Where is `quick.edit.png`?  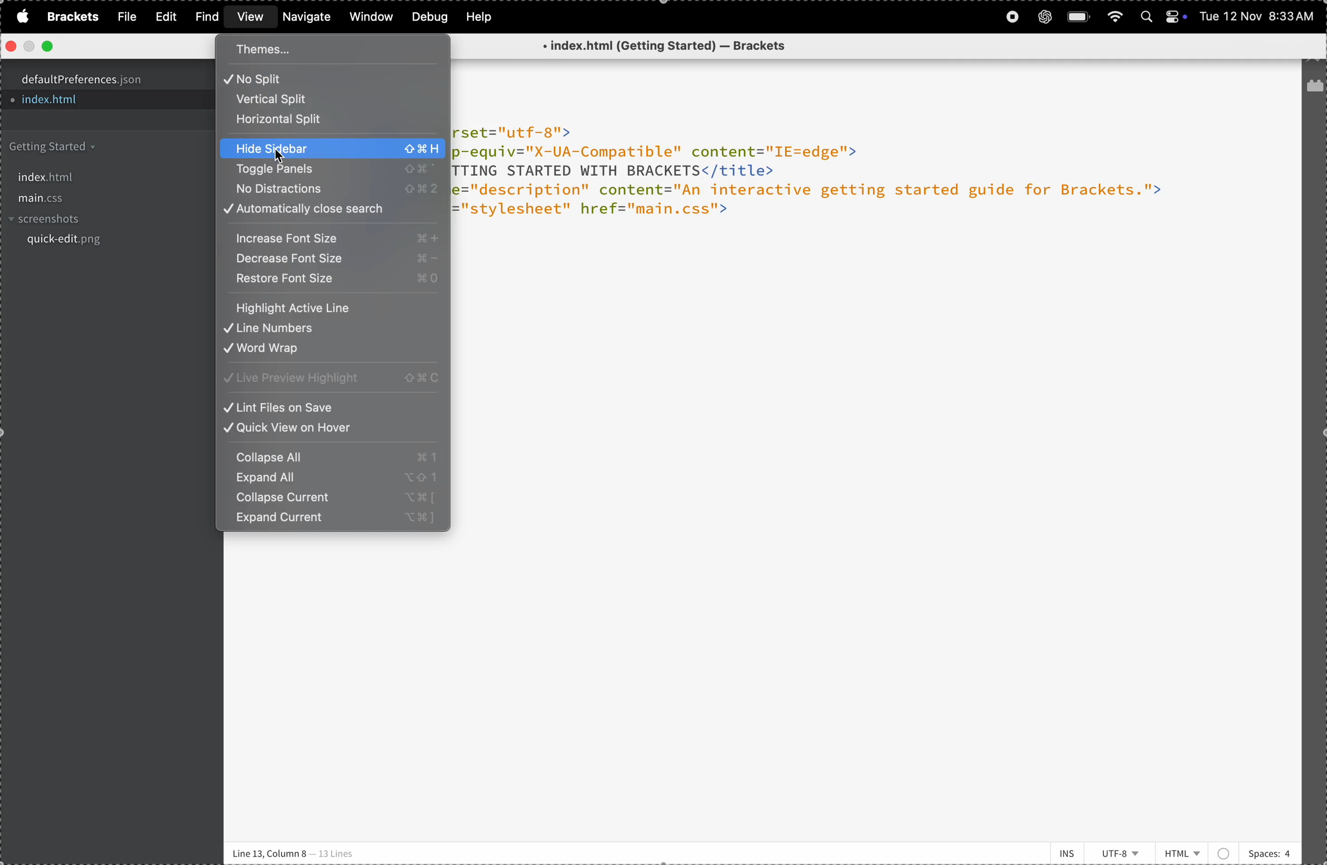
quick.edit.png is located at coordinates (100, 244).